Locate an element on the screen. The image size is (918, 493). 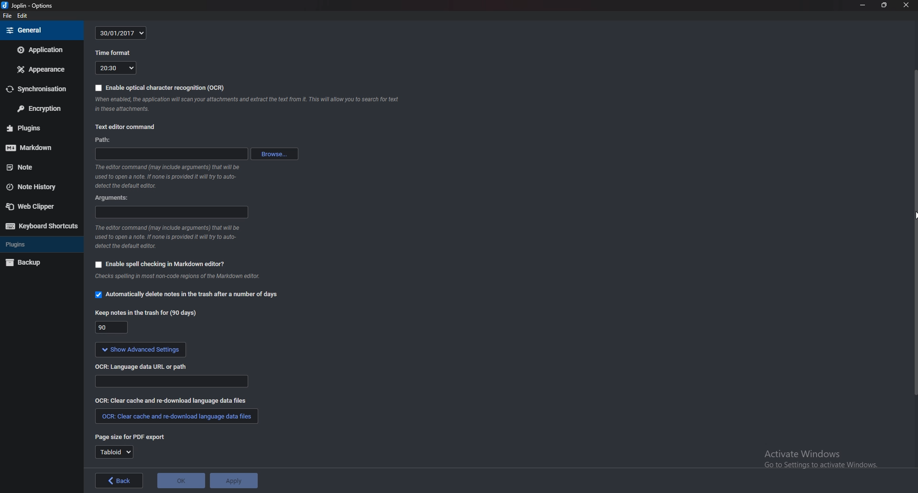
20:30 is located at coordinates (115, 69).